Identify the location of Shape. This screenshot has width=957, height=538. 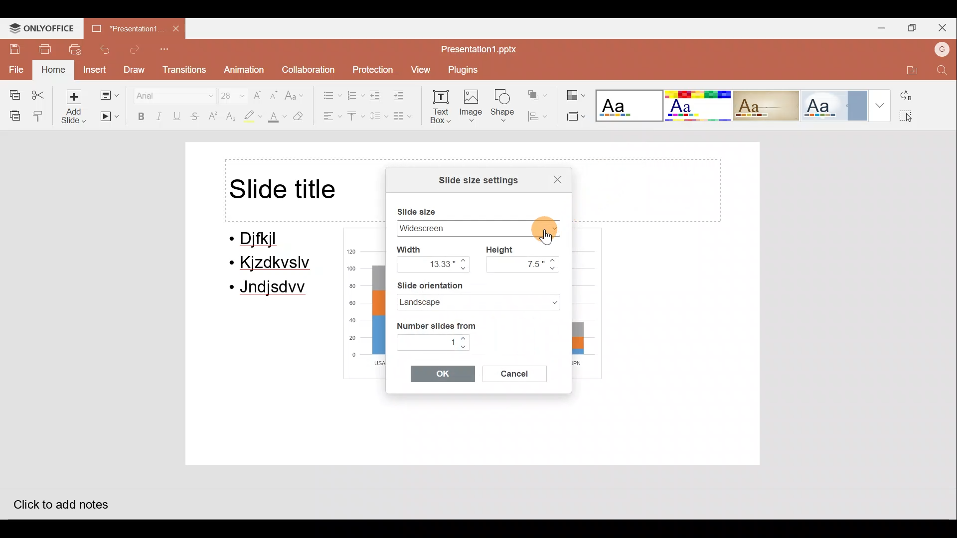
(505, 108).